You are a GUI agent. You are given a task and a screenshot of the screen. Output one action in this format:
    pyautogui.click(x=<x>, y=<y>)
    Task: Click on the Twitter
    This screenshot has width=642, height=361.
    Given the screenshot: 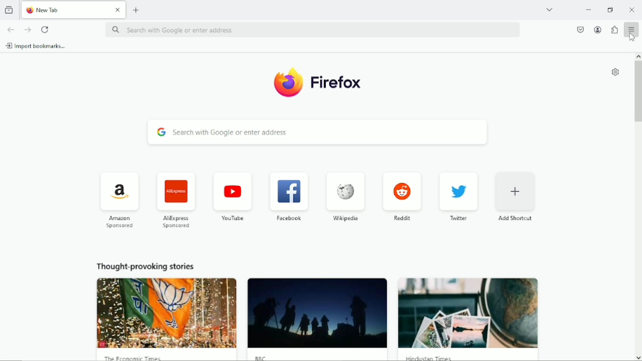 What is the action you would take?
    pyautogui.click(x=460, y=195)
    